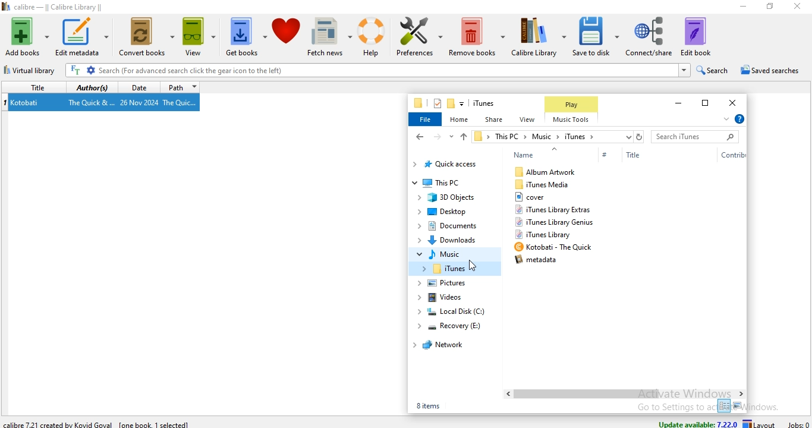 Image resolution: width=812 pixels, height=428 pixels. What do you see at coordinates (462, 103) in the screenshot?
I see `customise quick access toolbar` at bounding box center [462, 103].